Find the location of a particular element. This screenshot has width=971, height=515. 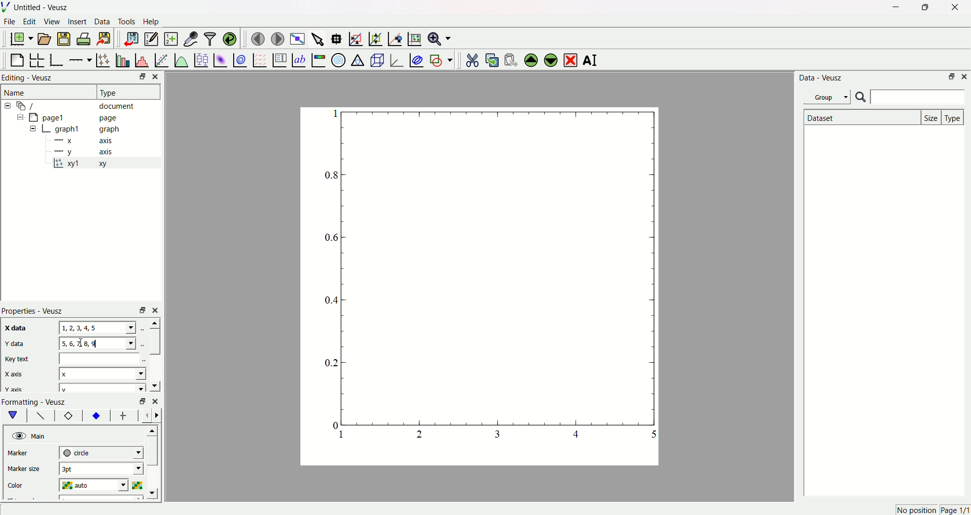

x axis is located at coordinates (85, 141).